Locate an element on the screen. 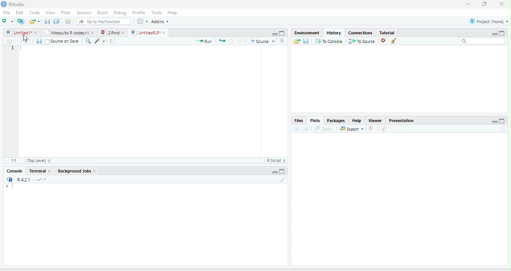 This screenshot has height=271, width=511. Go to file/function is located at coordinates (104, 21).